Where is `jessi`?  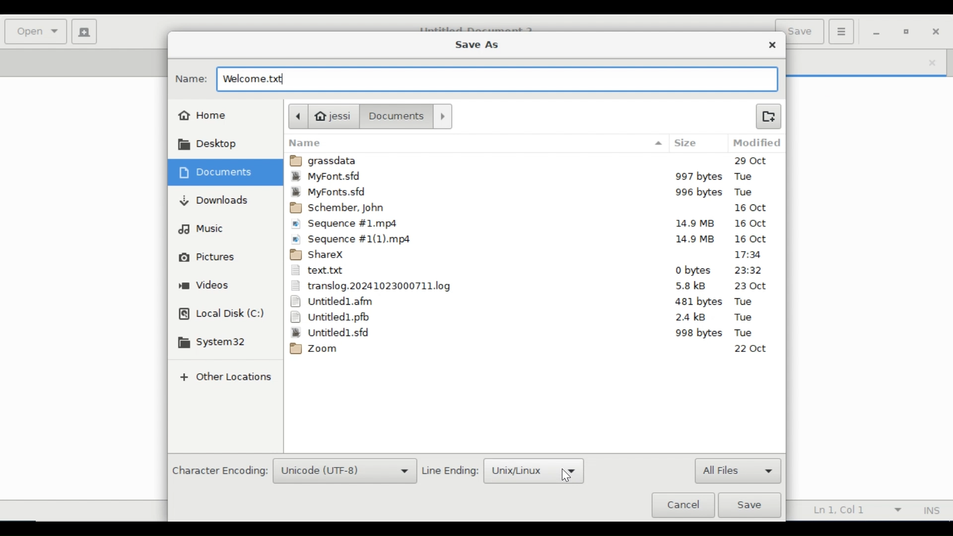
jessi is located at coordinates (335, 116).